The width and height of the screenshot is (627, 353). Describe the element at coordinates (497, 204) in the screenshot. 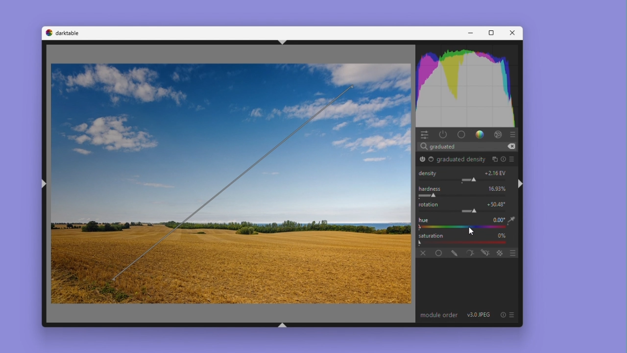

I see `+0.00` at that location.